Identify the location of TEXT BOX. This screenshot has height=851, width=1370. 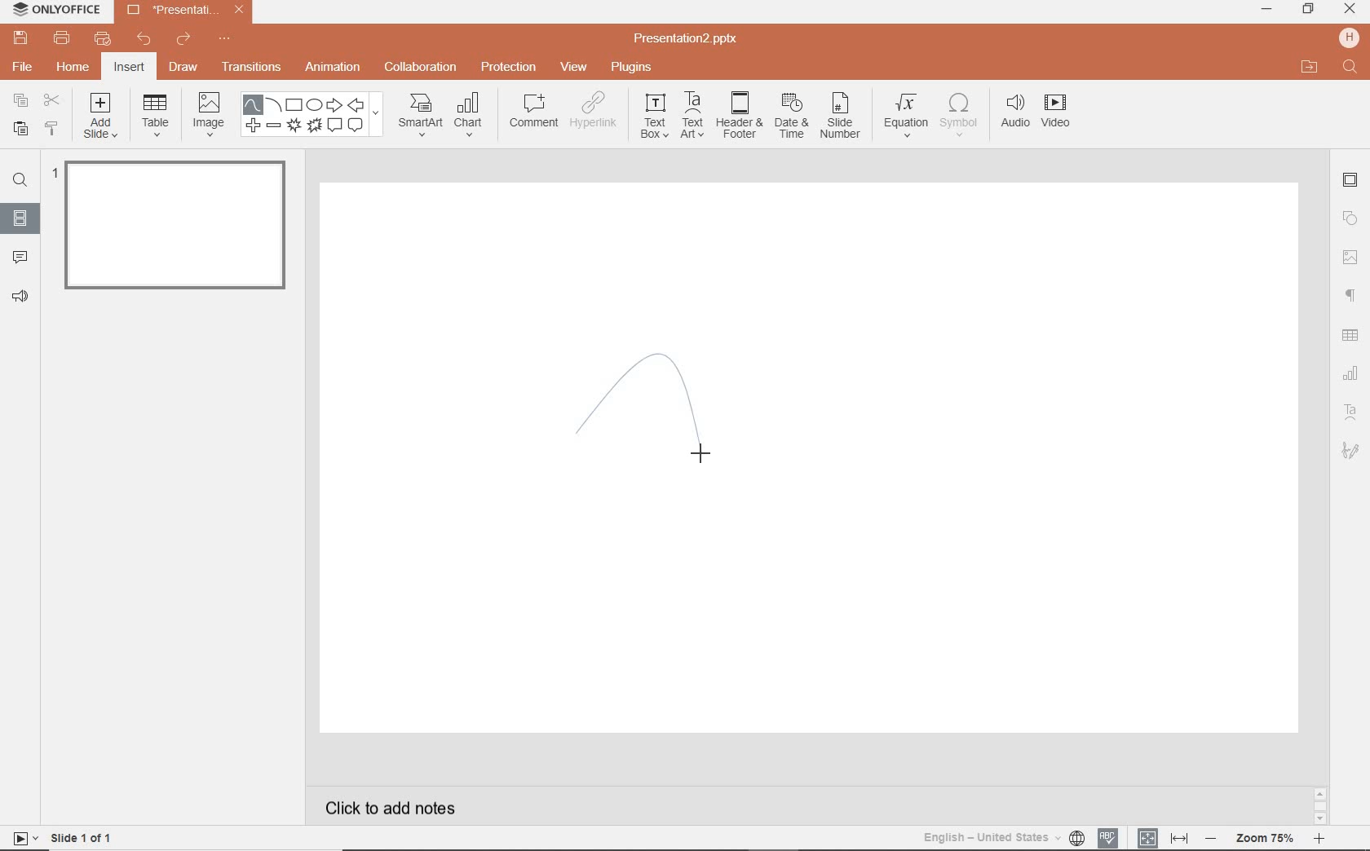
(652, 119).